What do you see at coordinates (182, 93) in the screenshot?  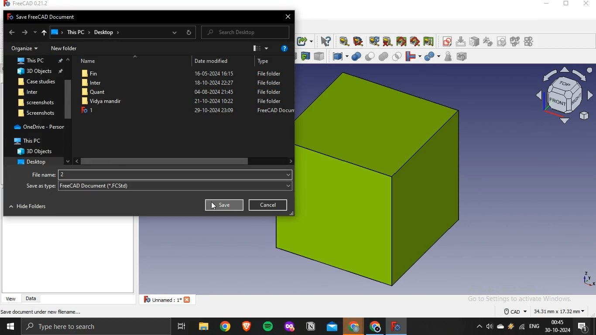 I see `Quant` at bounding box center [182, 93].